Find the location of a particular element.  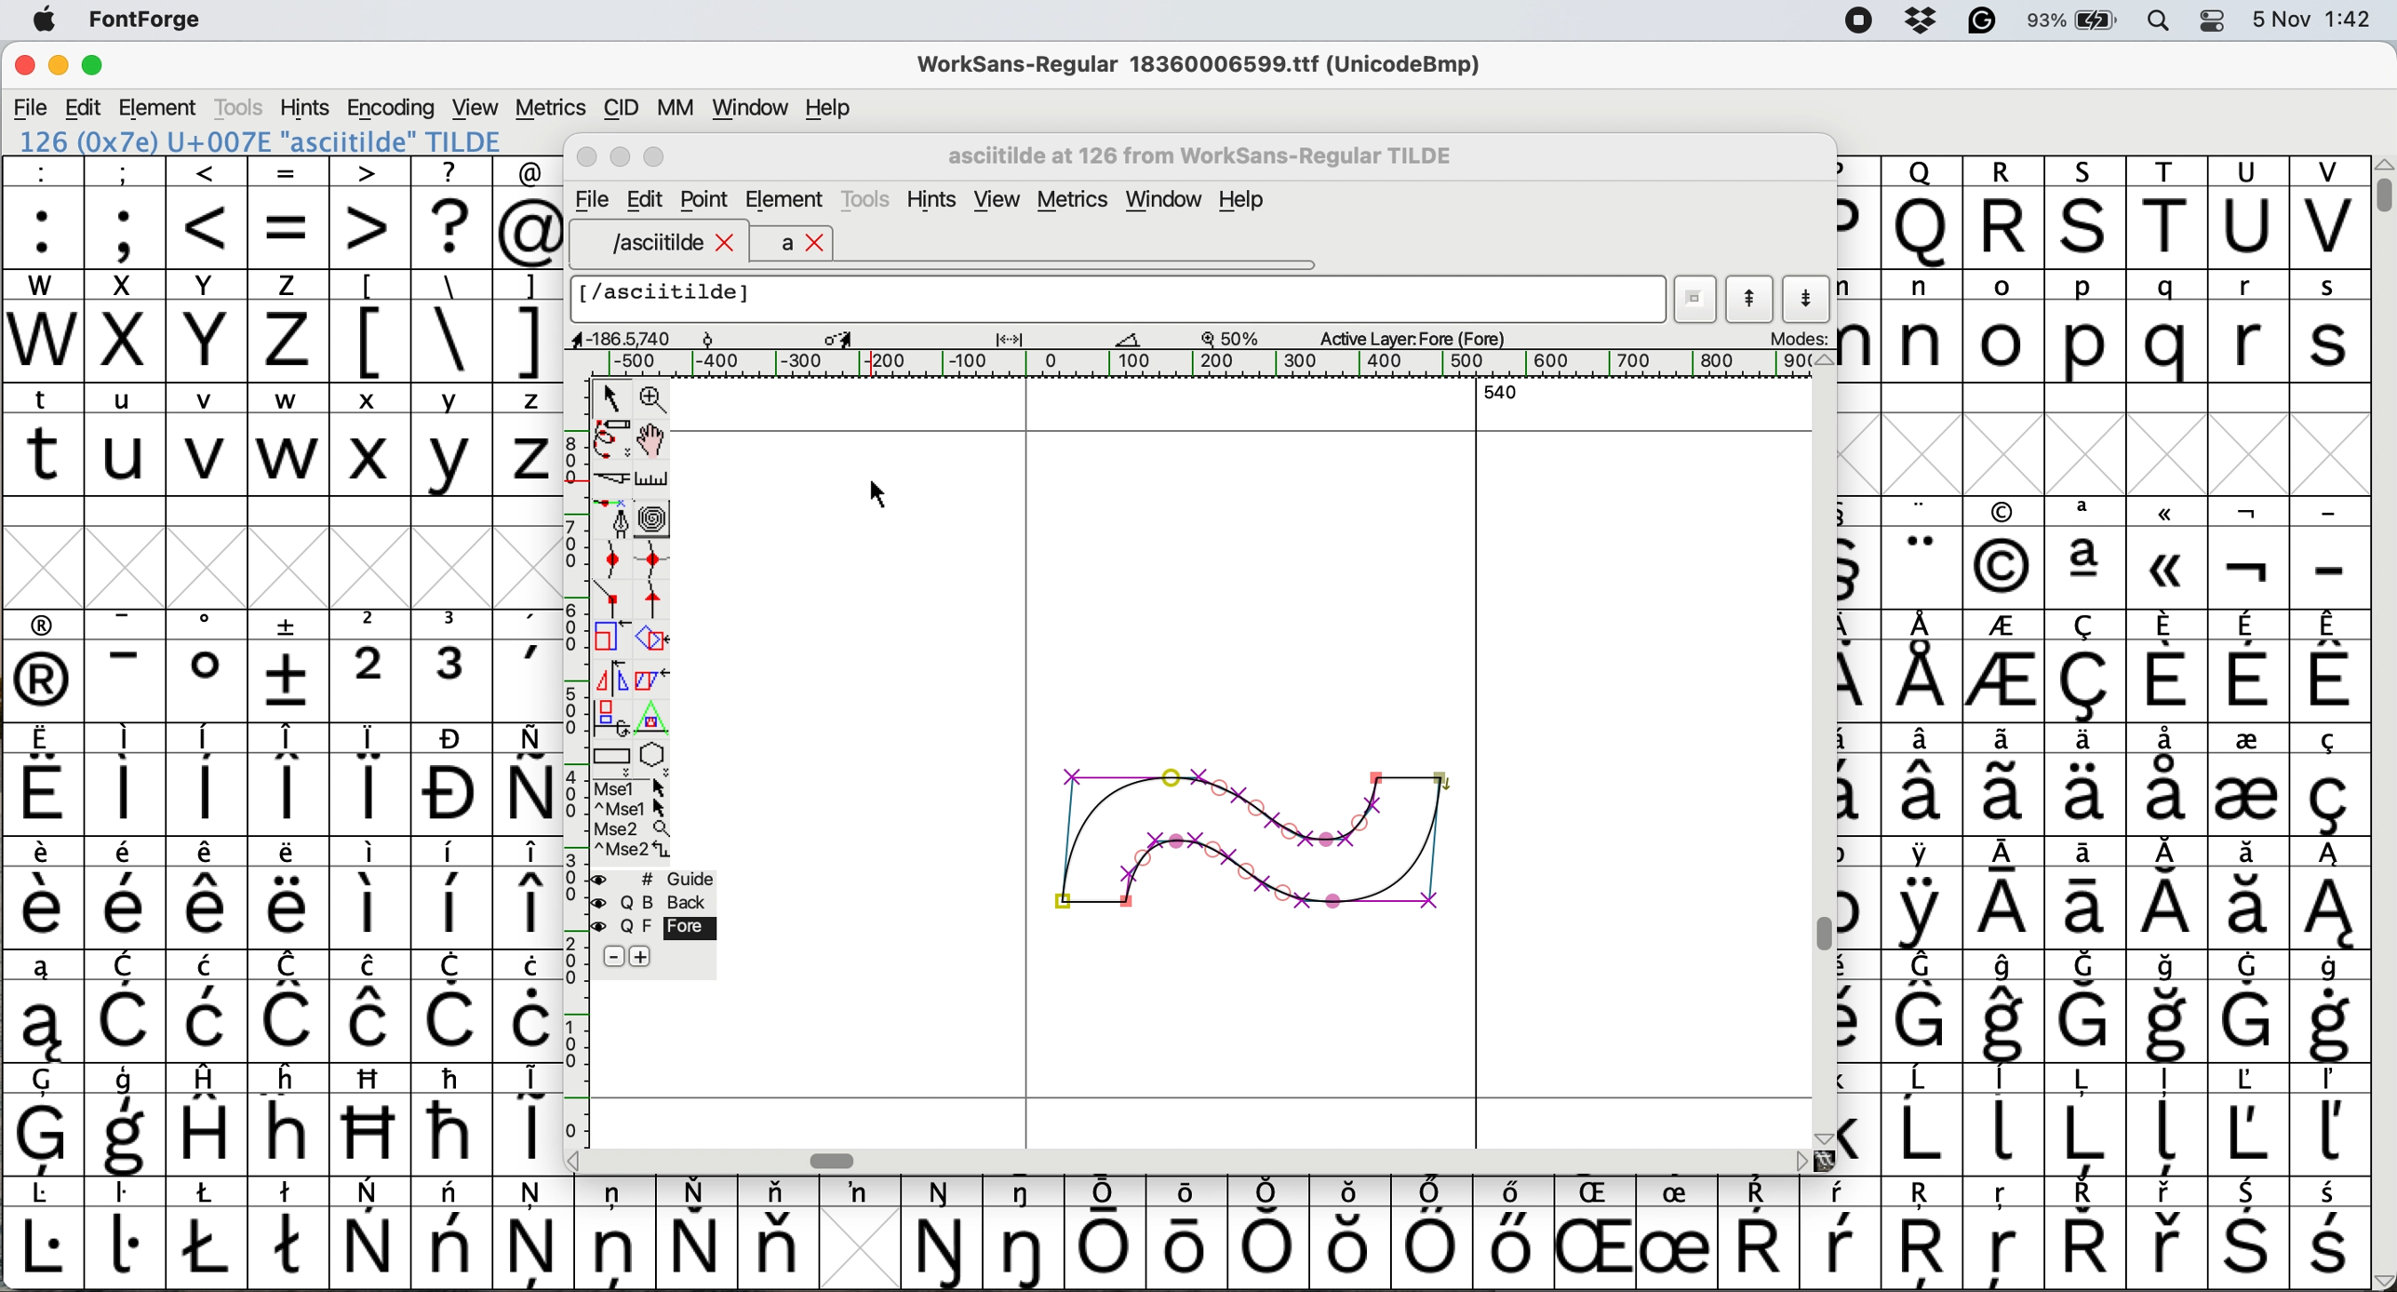

dropbox is located at coordinates (1915, 20).